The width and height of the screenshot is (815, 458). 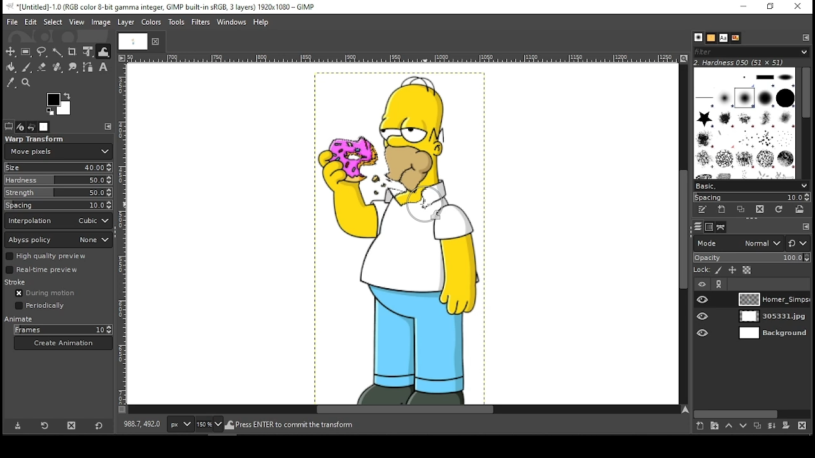 I want to click on layer, so click(x=125, y=22).